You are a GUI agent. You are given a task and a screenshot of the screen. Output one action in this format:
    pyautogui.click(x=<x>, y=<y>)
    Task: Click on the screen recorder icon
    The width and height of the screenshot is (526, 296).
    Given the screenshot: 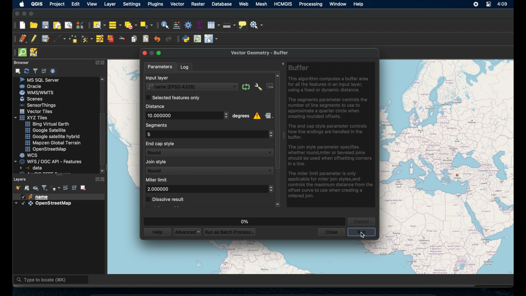 What is the action you would take?
    pyautogui.click(x=476, y=5)
    